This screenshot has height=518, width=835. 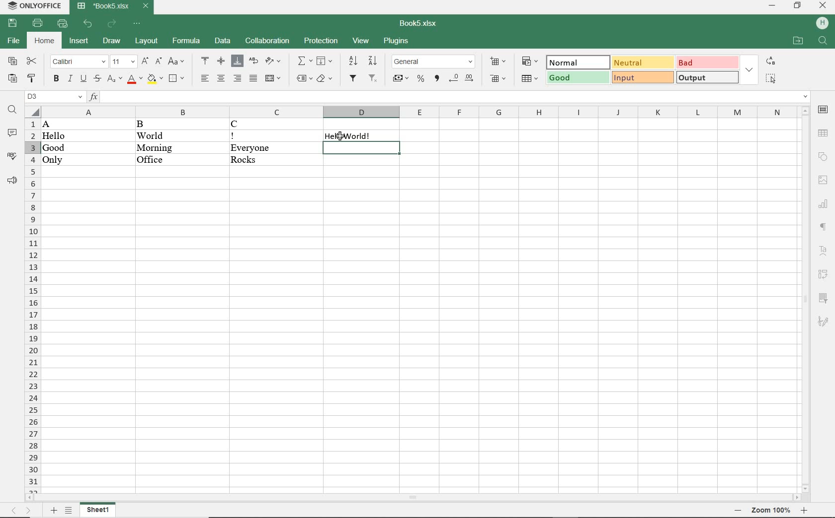 I want to click on ACCOUNTING STYLE, so click(x=400, y=78).